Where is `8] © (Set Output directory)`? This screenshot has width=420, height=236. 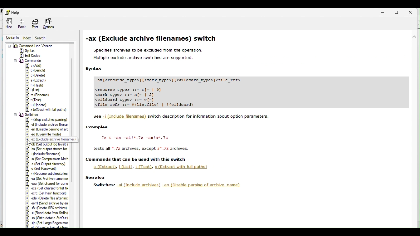 8] © (Set Output directory) is located at coordinates (47, 164).